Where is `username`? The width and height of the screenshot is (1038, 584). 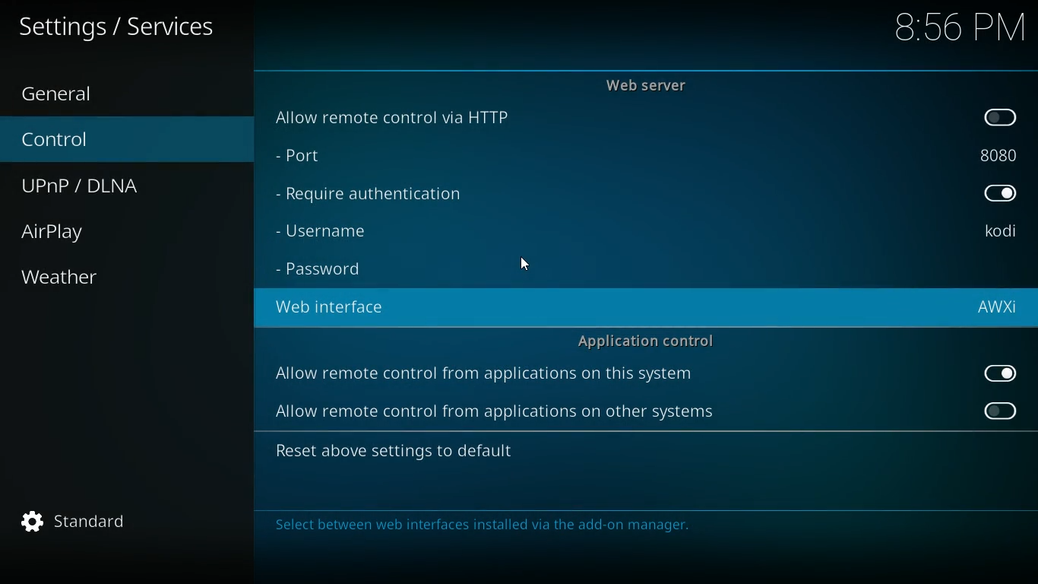
username is located at coordinates (999, 232).